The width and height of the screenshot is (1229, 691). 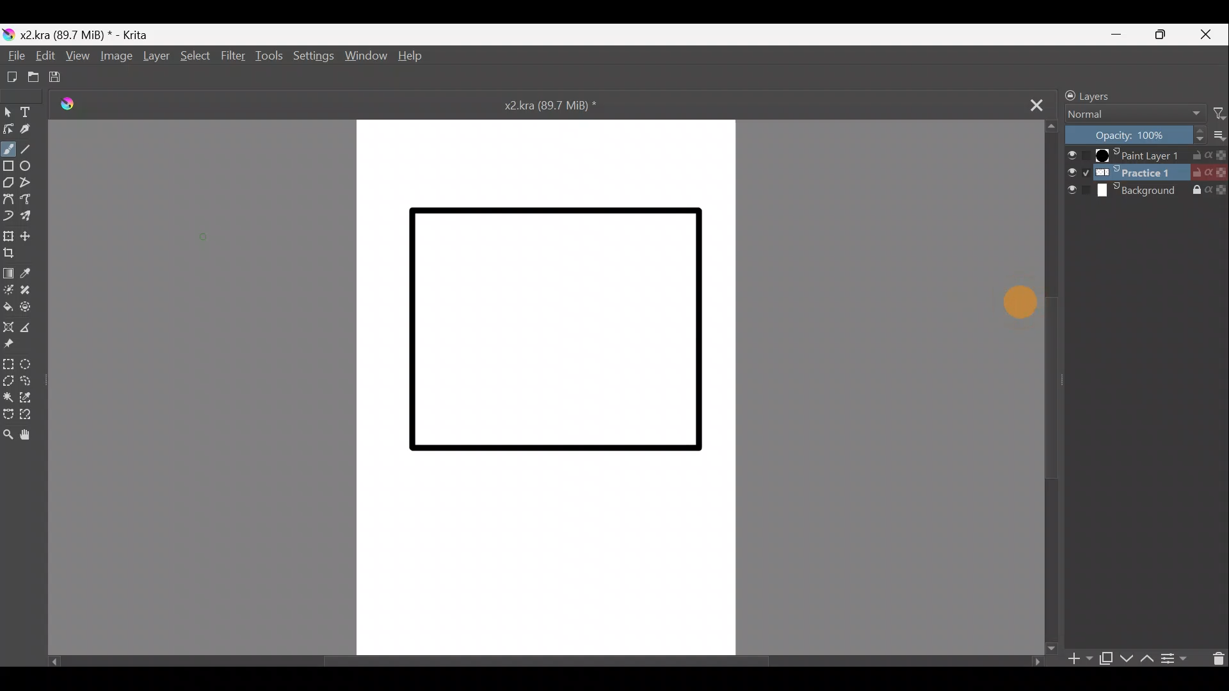 I want to click on Minimize, so click(x=1116, y=35).